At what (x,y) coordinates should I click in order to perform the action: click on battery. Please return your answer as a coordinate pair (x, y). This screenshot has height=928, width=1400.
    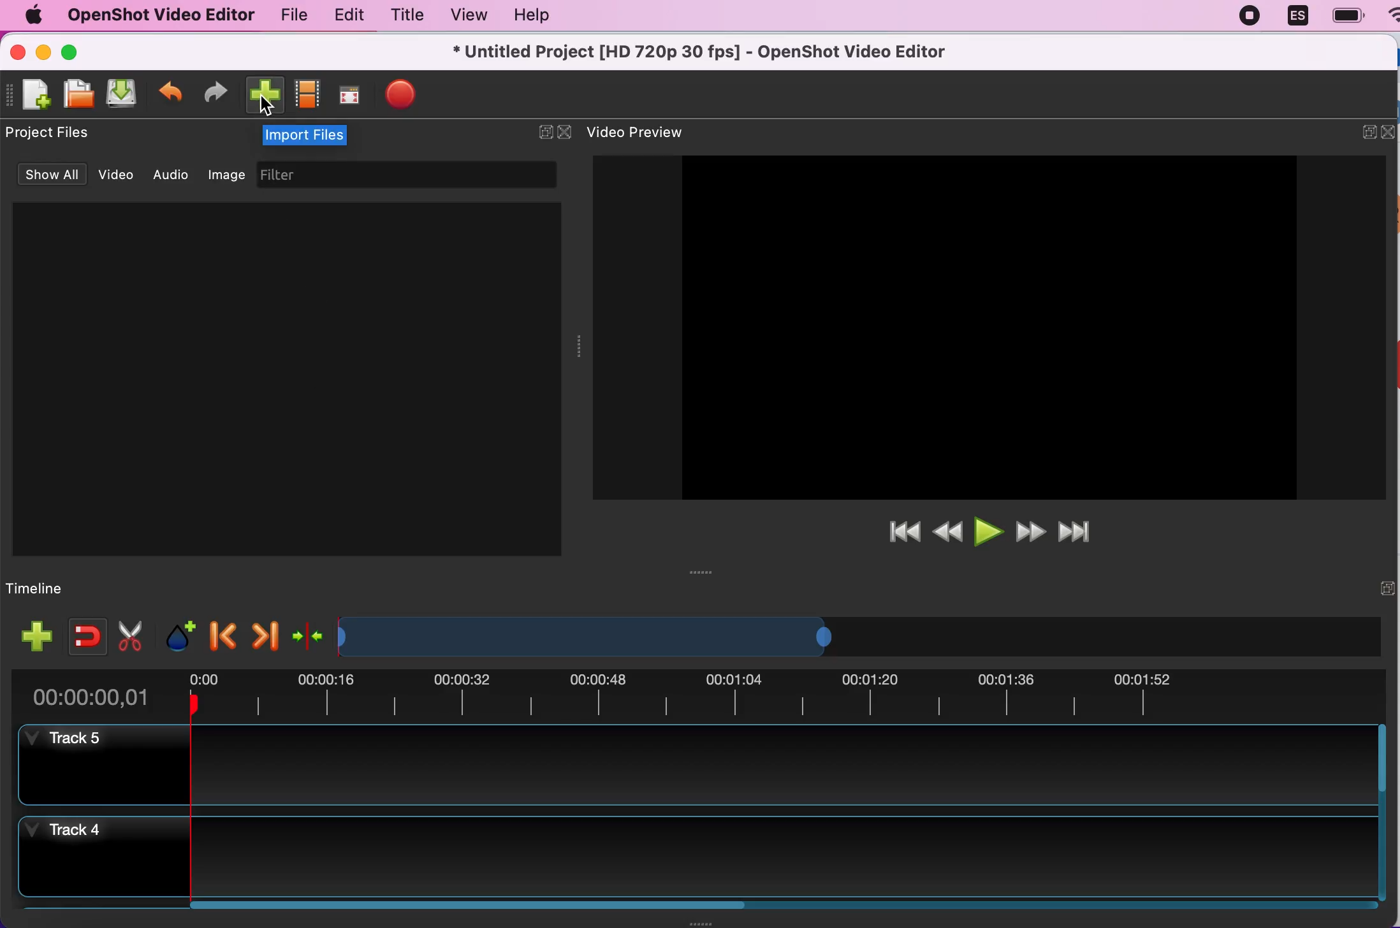
    Looking at the image, I should click on (1346, 17).